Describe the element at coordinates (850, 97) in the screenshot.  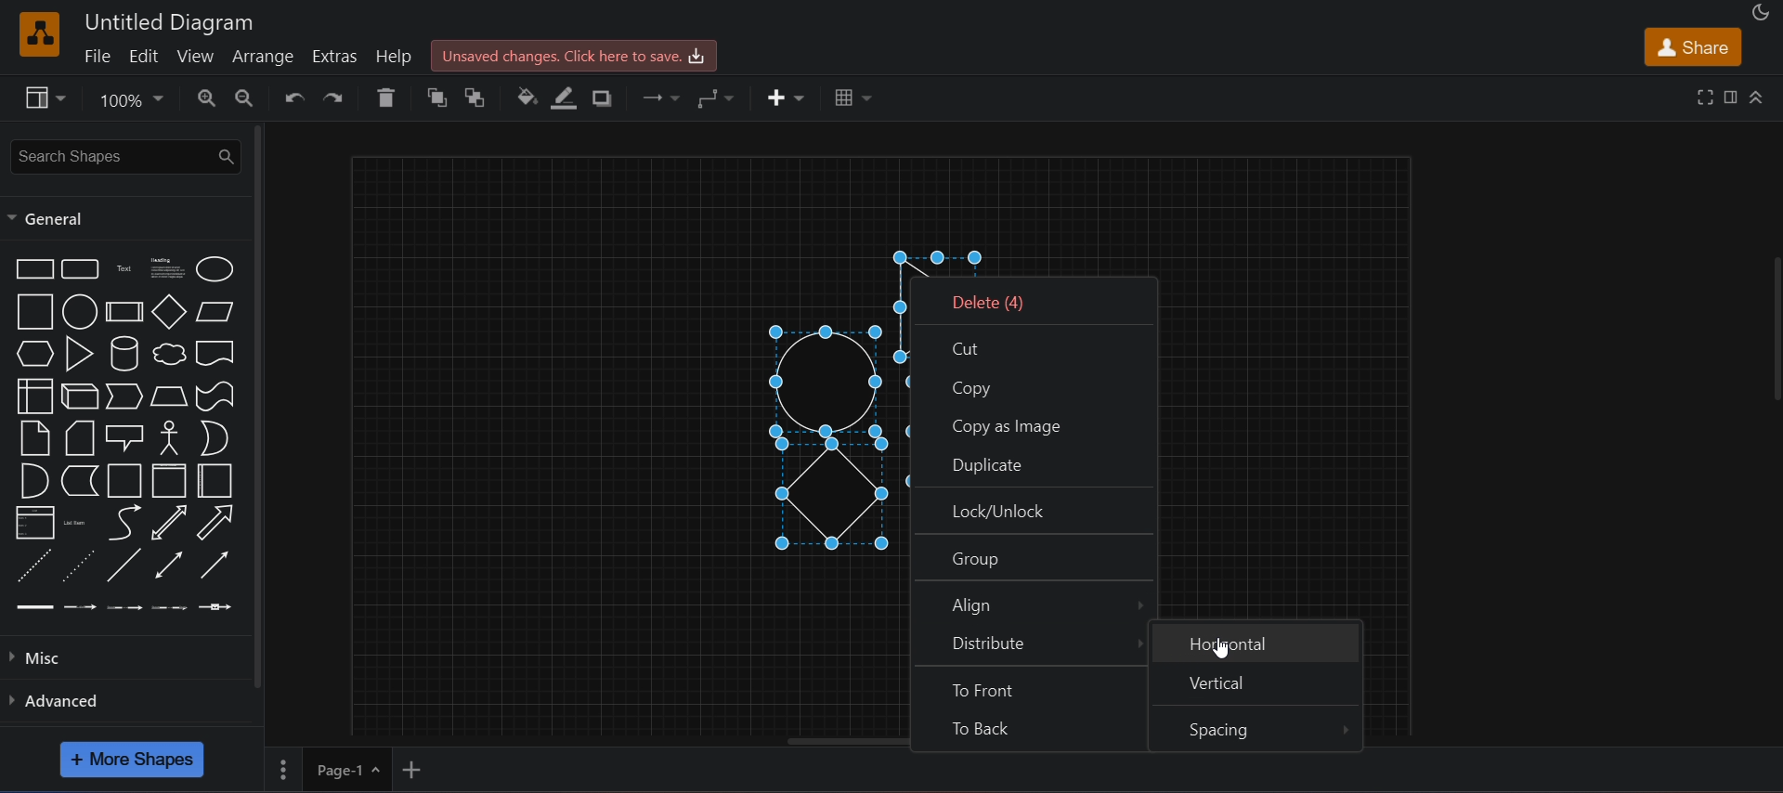
I see `table` at that location.